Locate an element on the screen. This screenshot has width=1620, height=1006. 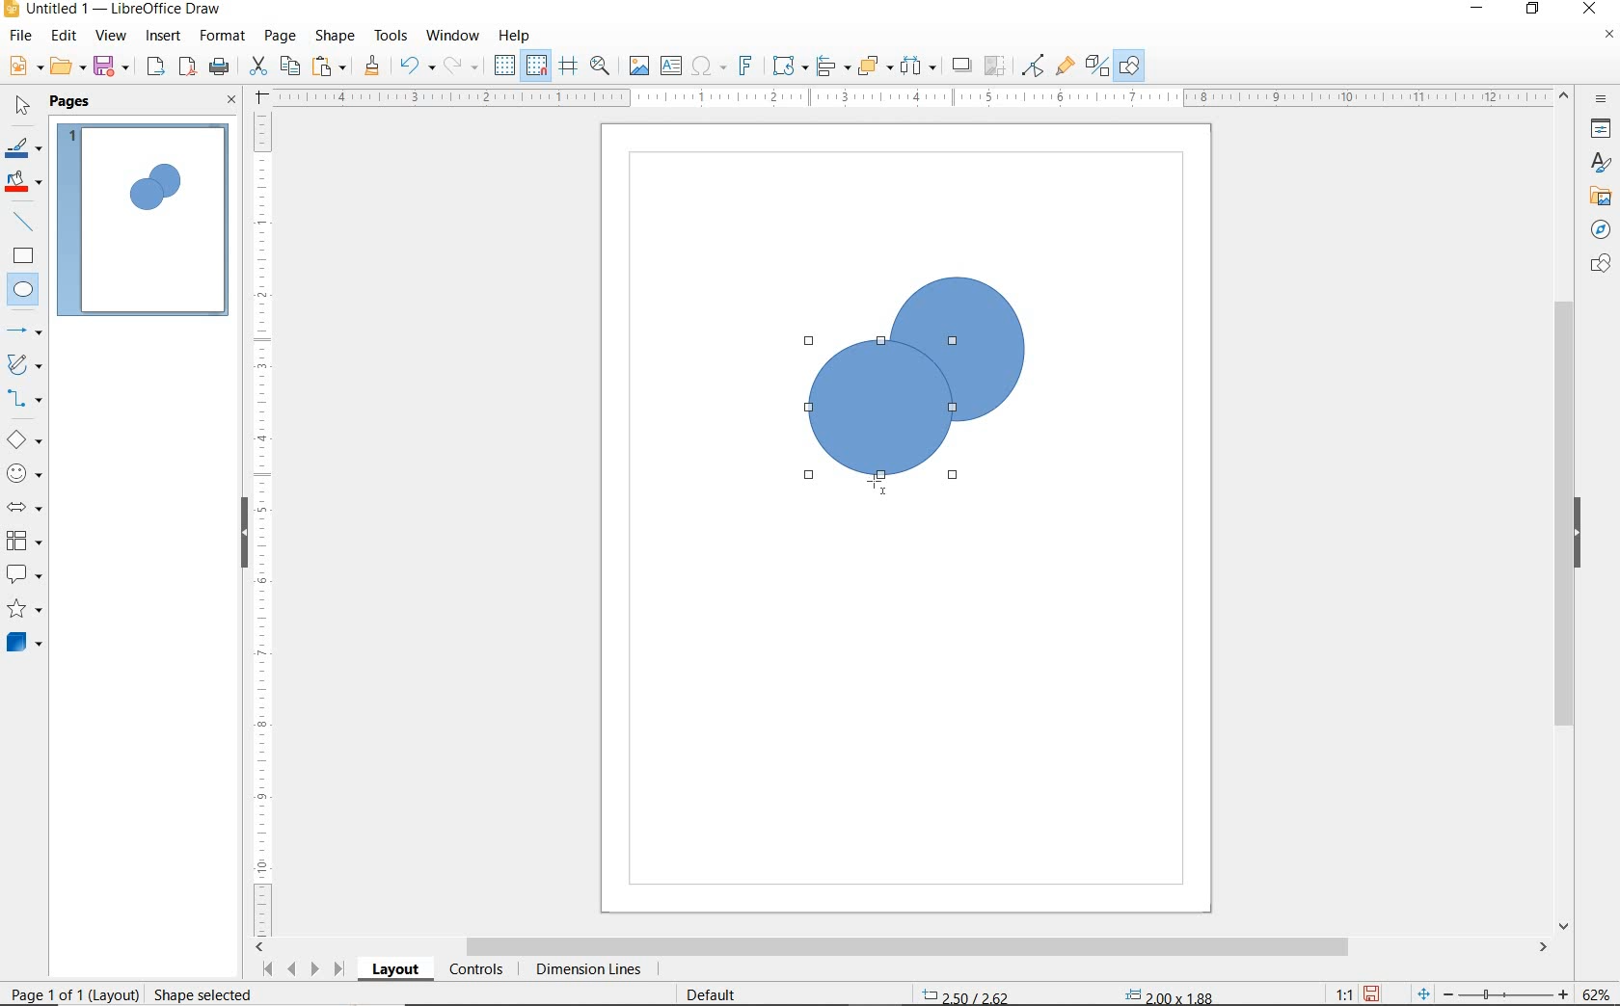
SELECT AT LEAST 3 OBJECTS TO DISTRIBUTE is located at coordinates (919, 65).